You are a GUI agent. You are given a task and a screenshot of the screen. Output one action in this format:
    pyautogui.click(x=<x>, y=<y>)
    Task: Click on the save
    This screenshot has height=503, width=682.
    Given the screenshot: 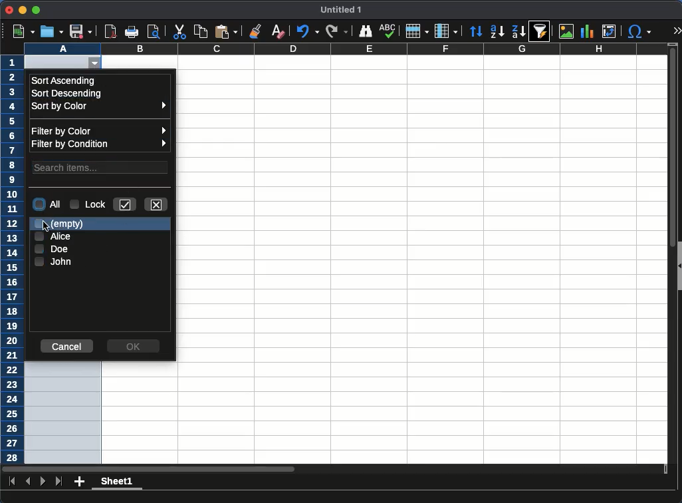 What is the action you would take?
    pyautogui.click(x=80, y=31)
    